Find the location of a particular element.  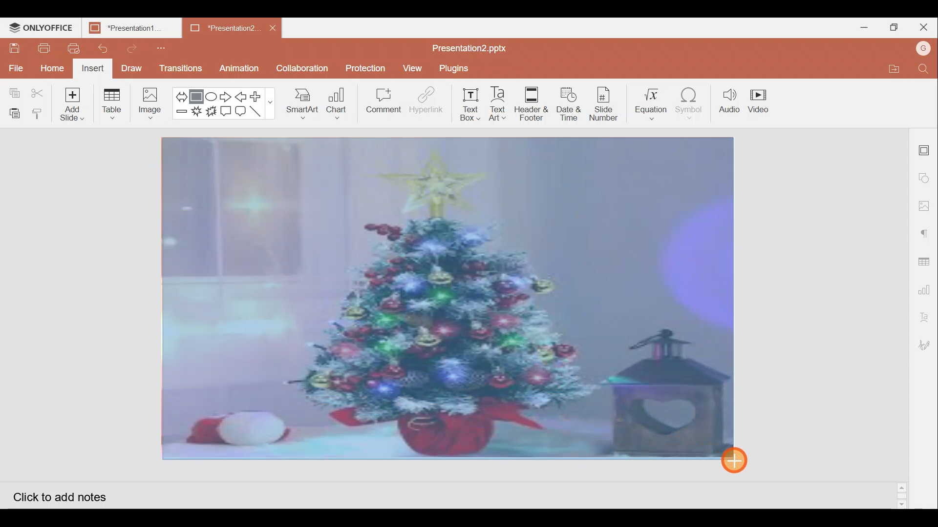

Chart is located at coordinates (335, 105).